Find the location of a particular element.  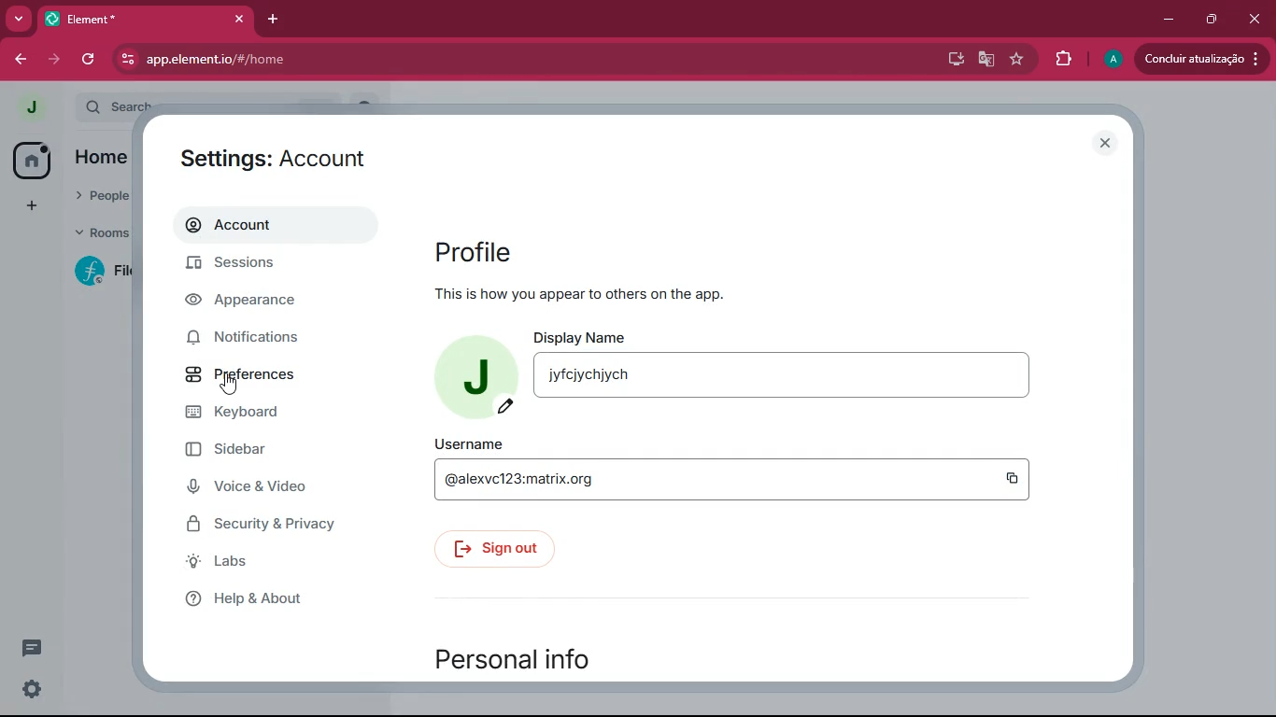

labs is located at coordinates (284, 566).